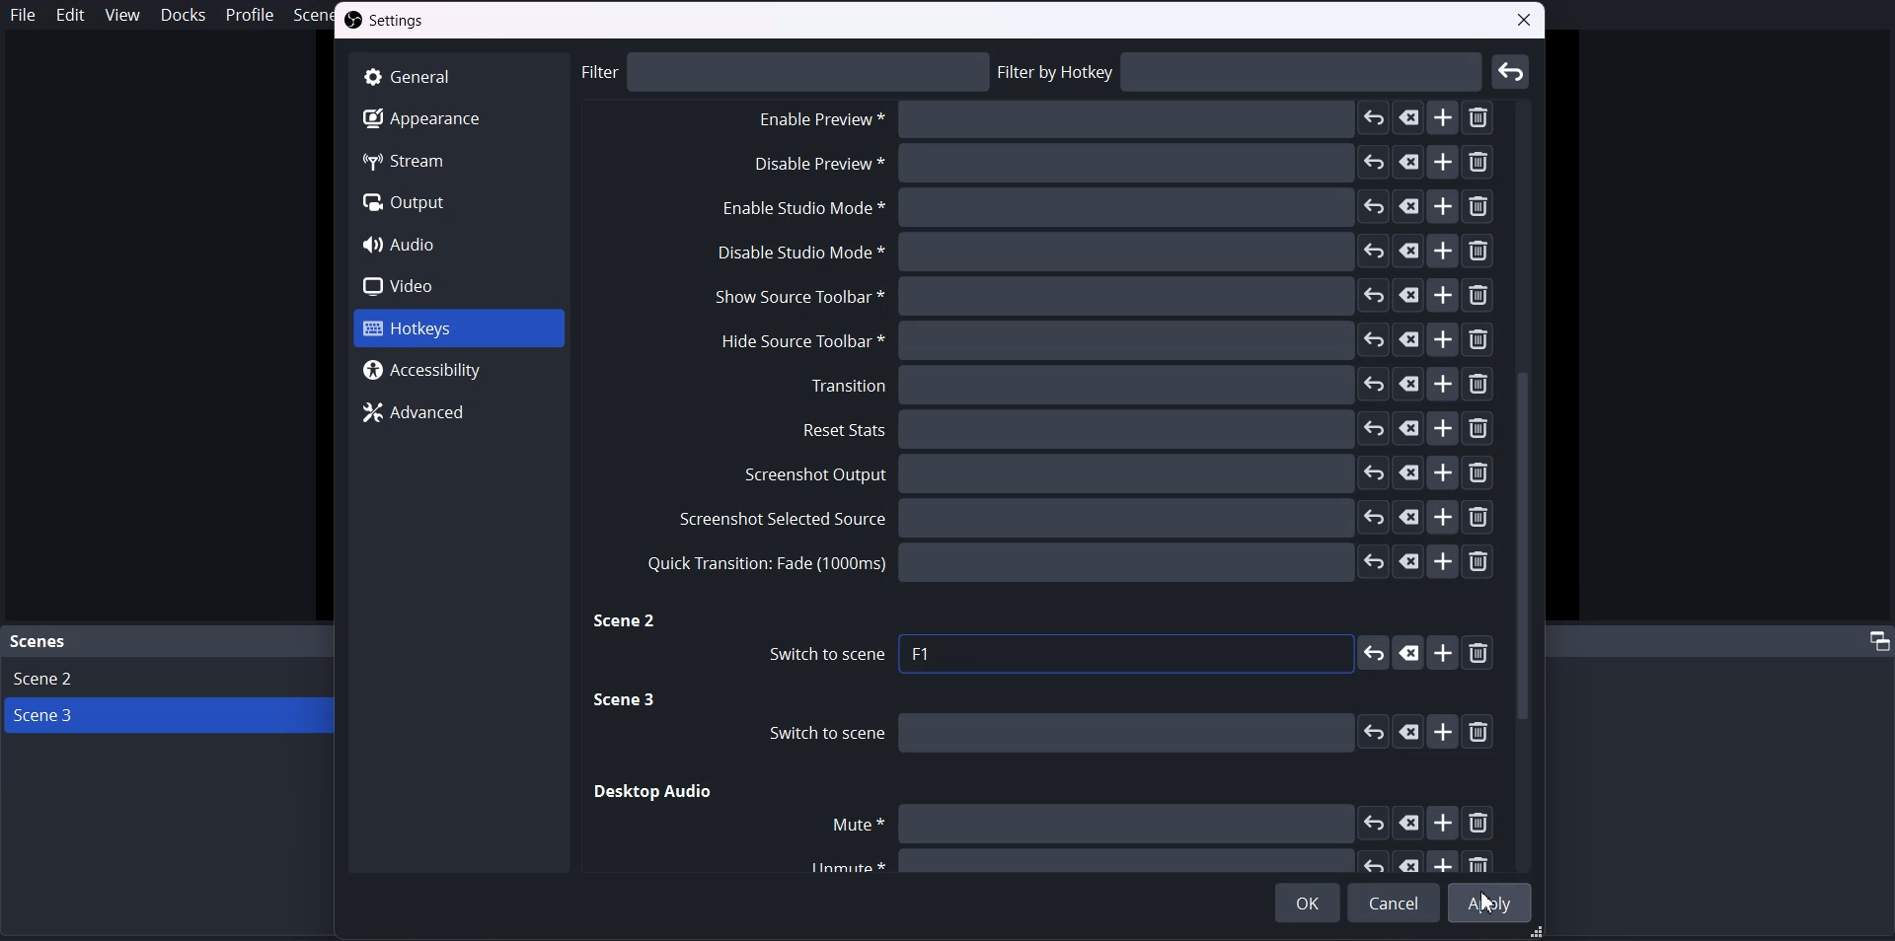 The width and height of the screenshot is (1895, 941). Describe the element at coordinates (1097, 340) in the screenshot. I see `Hide source toolbar` at that location.